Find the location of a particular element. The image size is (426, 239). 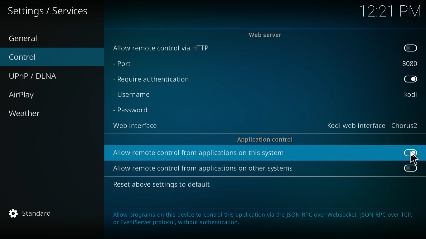

time is located at coordinates (390, 10).